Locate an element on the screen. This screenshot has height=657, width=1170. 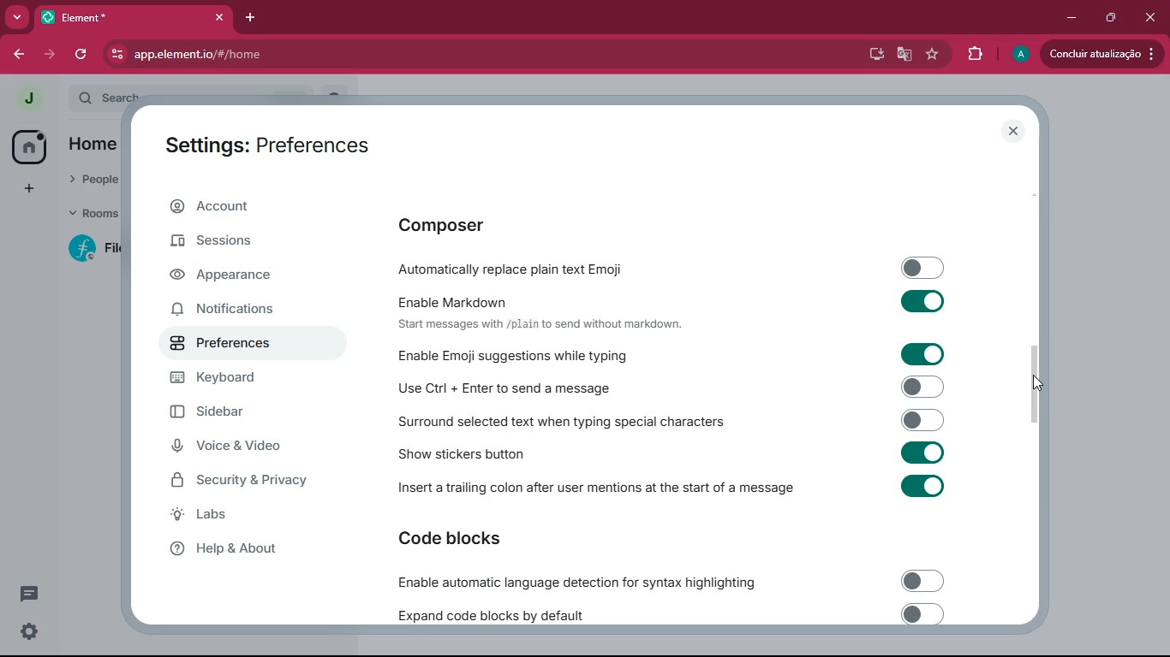
sidebar is located at coordinates (236, 413).